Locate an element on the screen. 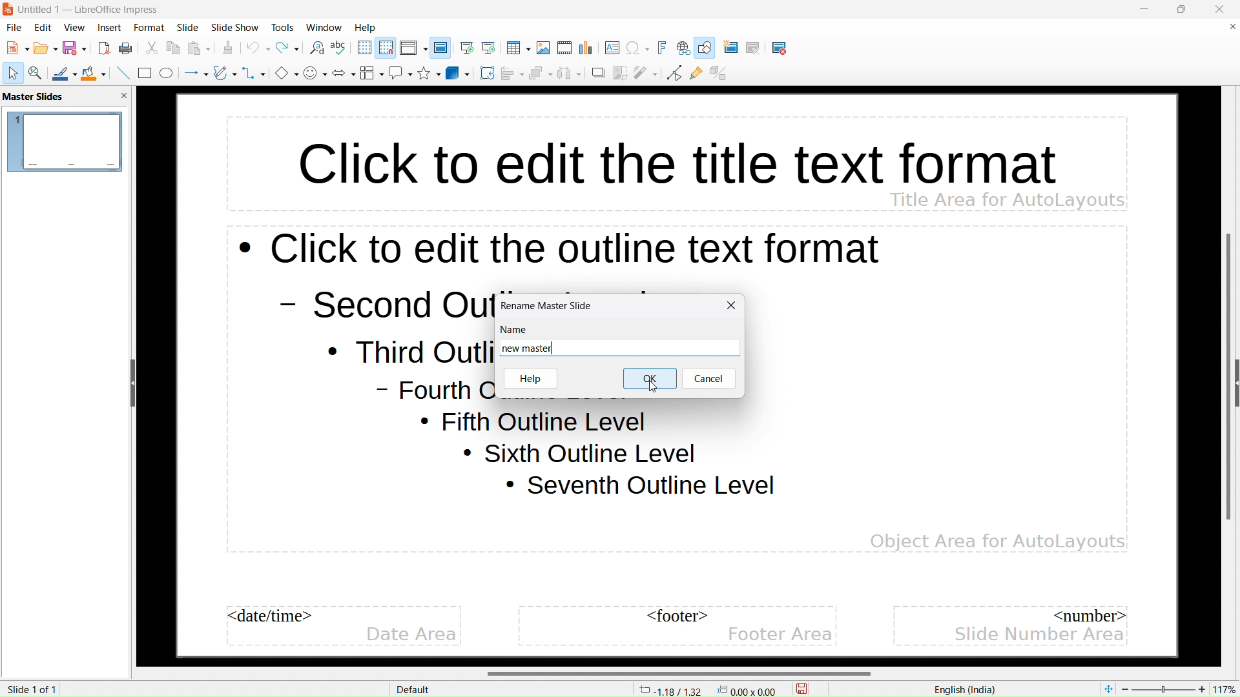 The height and width of the screenshot is (697, 1240). cut is located at coordinates (152, 48).